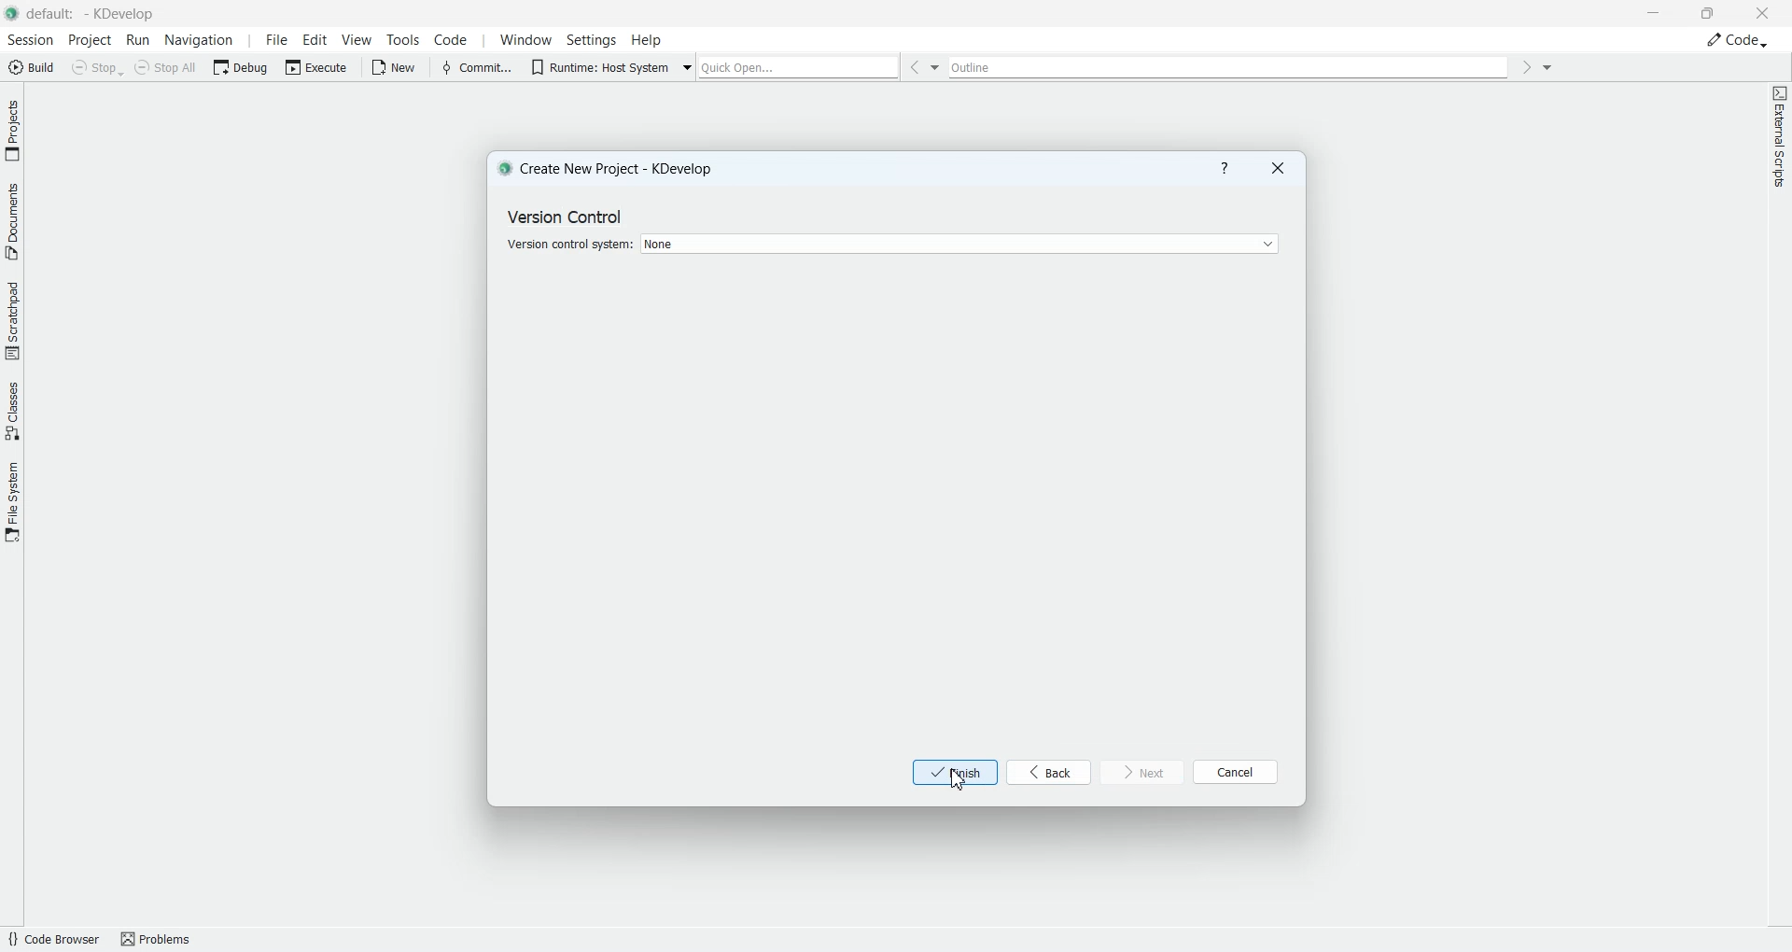 The height and width of the screenshot is (952, 1792). Describe the element at coordinates (29, 40) in the screenshot. I see `Session` at that location.